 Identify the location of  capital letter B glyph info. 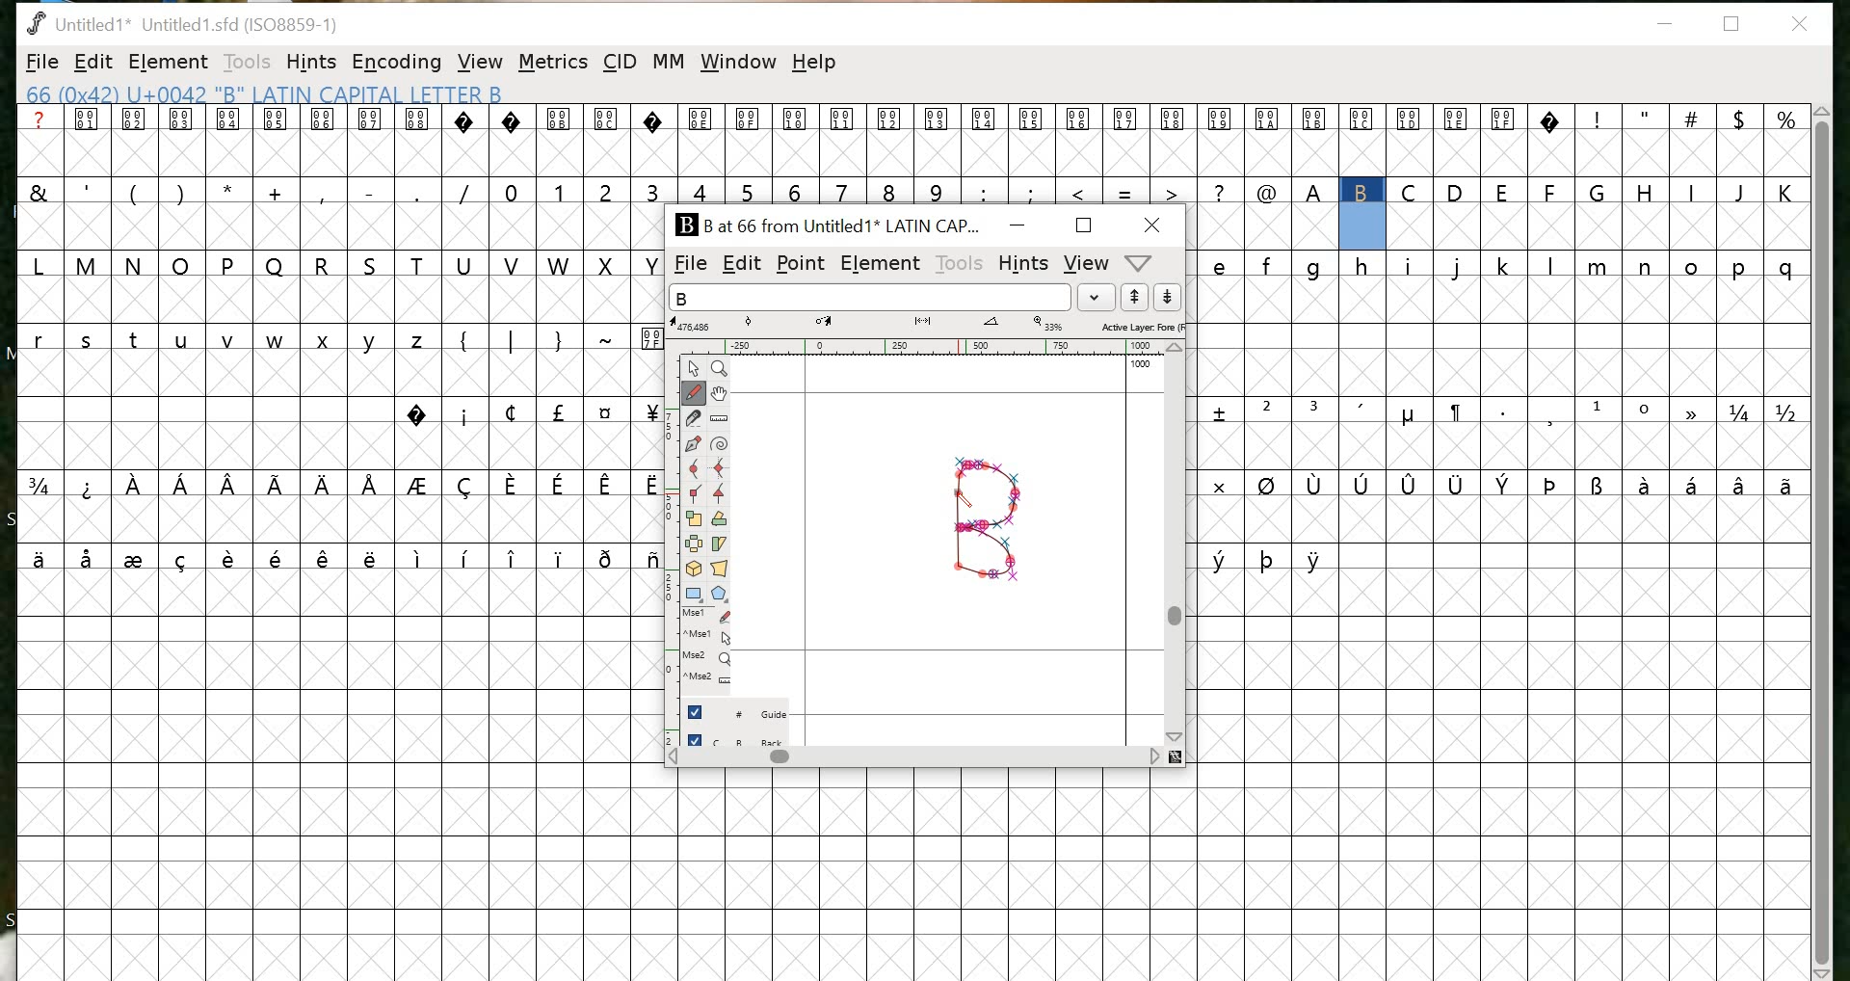
(270, 93).